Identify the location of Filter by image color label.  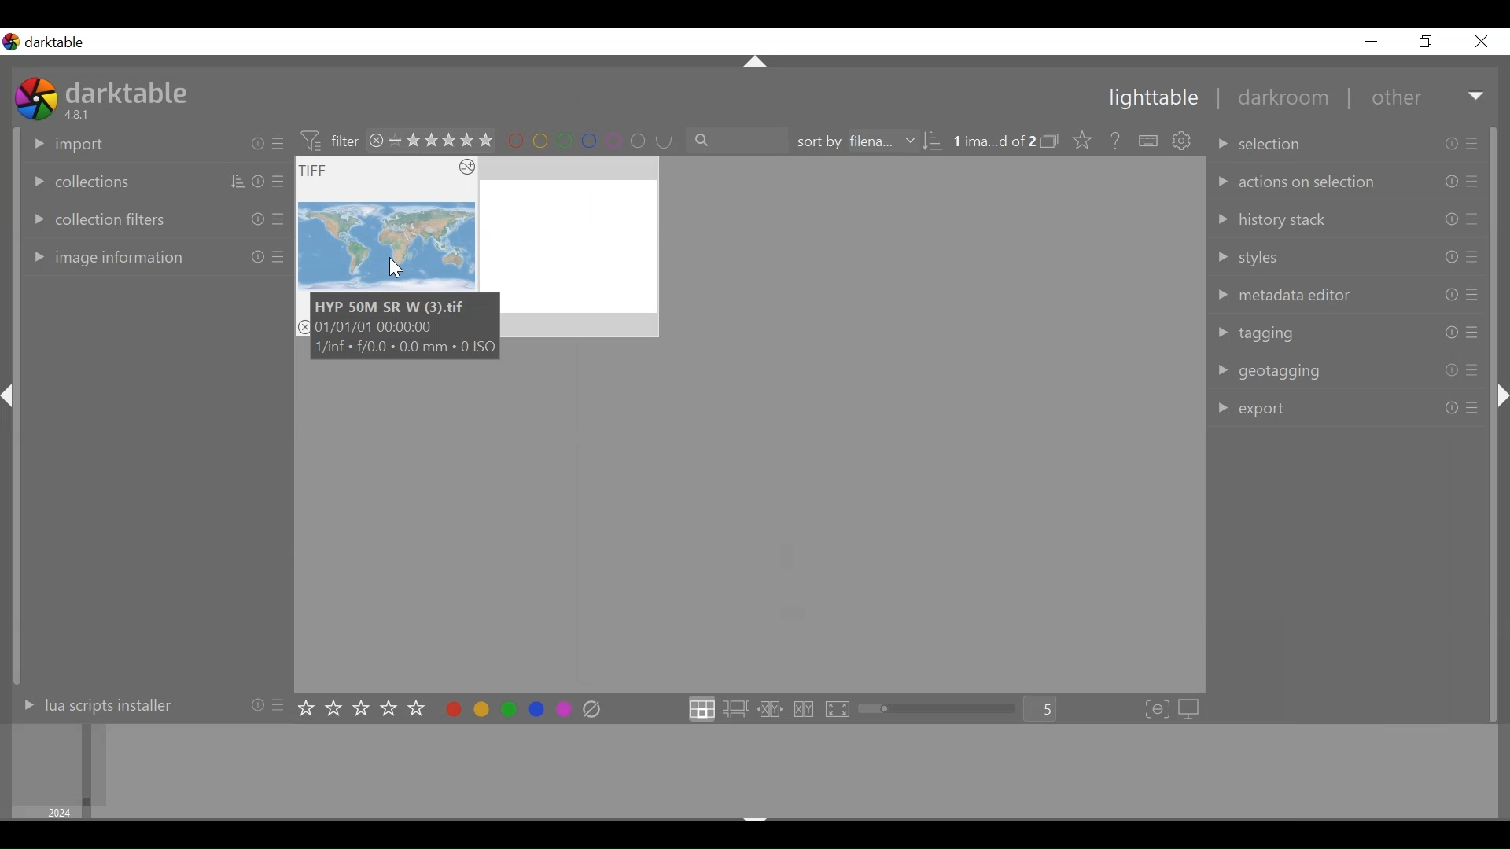
(588, 141).